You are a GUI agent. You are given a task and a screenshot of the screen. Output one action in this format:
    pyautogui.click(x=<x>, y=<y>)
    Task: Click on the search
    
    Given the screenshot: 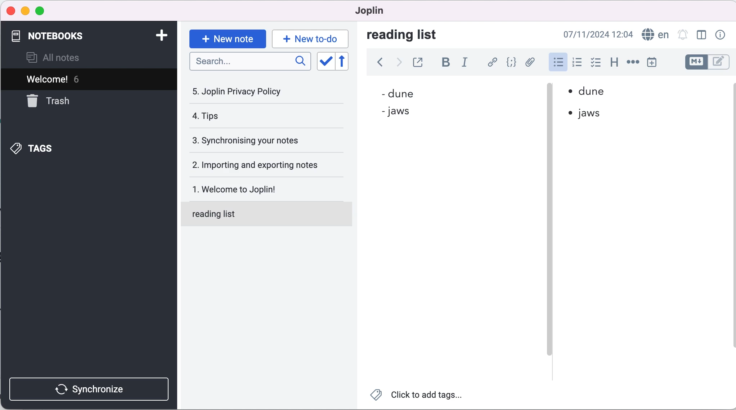 What is the action you would take?
    pyautogui.click(x=250, y=61)
    